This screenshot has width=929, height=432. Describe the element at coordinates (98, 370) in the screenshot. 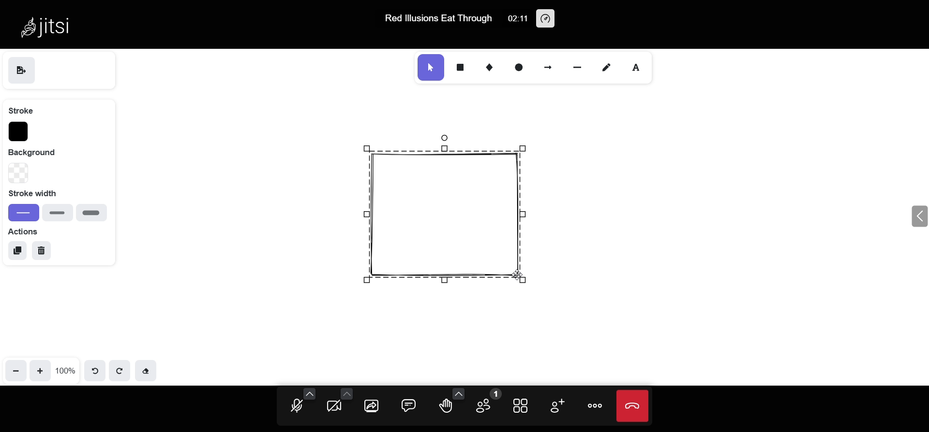

I see `undo` at that location.